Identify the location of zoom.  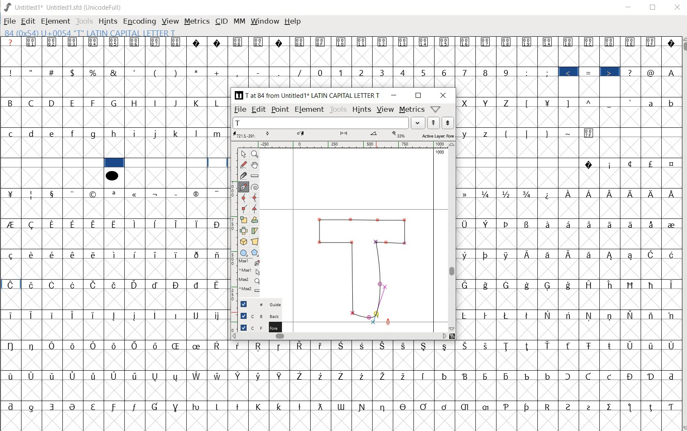
(256, 154).